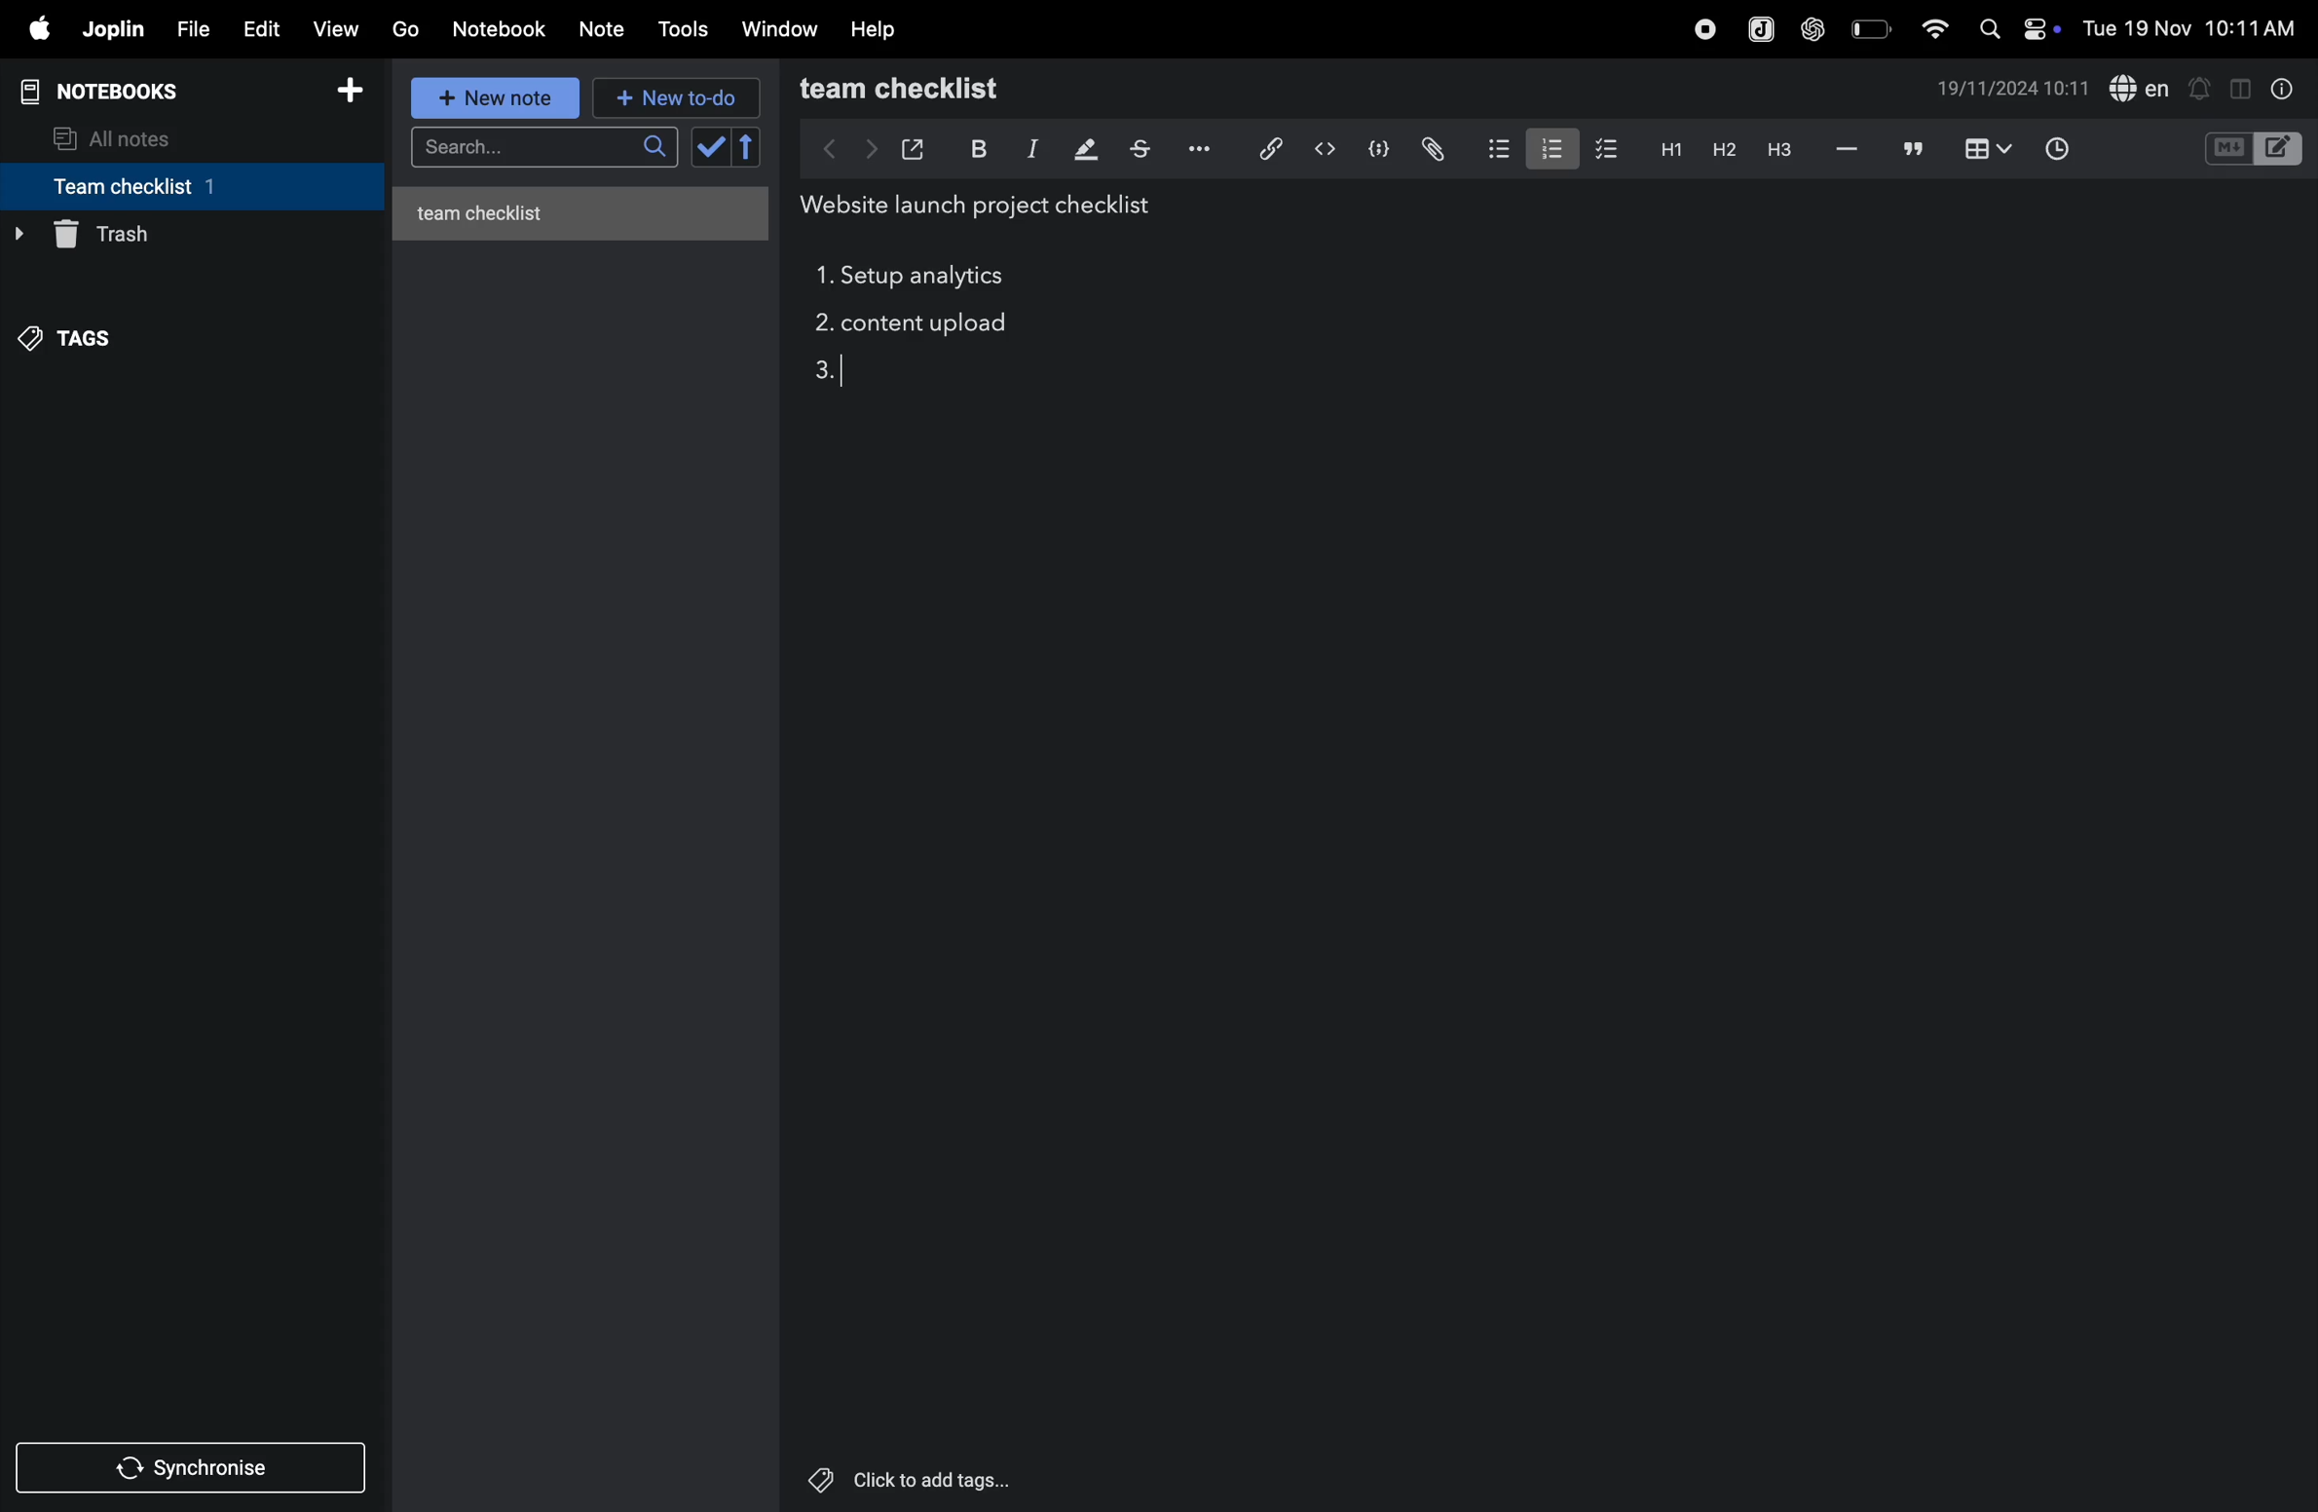 The width and height of the screenshot is (2318, 1512). Describe the element at coordinates (1029, 149) in the screenshot. I see `itallic` at that location.